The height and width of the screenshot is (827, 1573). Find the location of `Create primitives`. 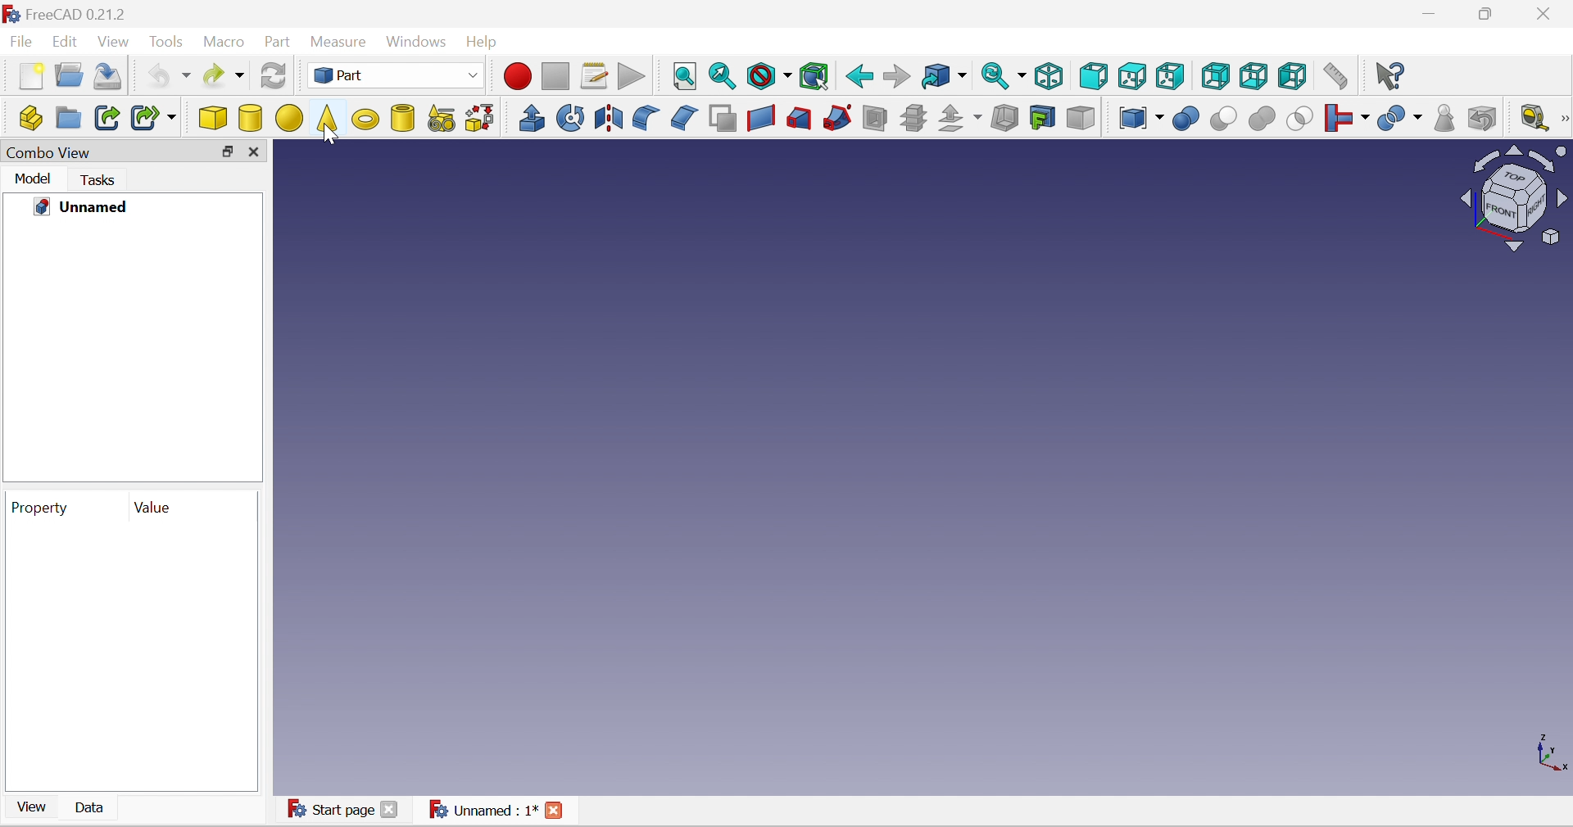

Create primitives is located at coordinates (442, 119).